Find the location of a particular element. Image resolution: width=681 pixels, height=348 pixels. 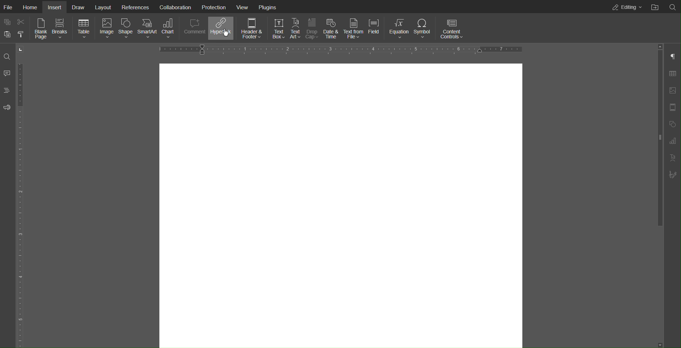

Search is located at coordinates (673, 7).